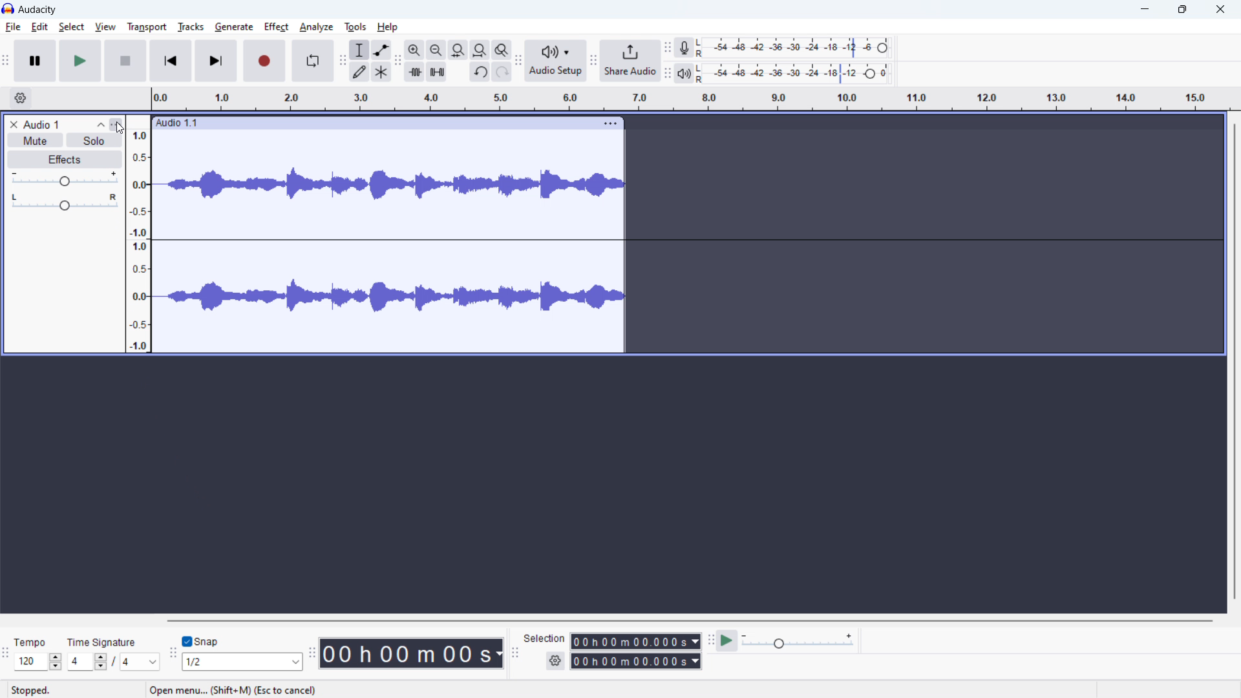 This screenshot has width=1241, height=698. I want to click on logo, so click(8, 8).